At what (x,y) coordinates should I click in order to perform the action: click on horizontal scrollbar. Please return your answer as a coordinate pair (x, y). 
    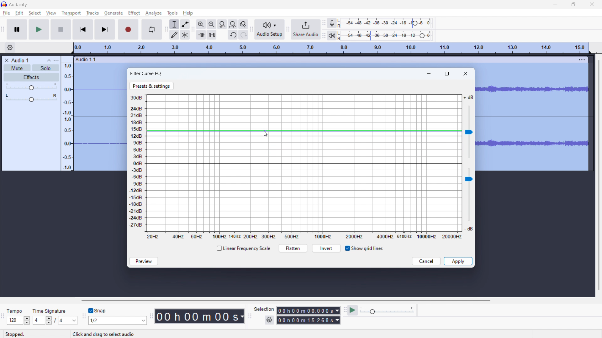
    Looking at the image, I should click on (285, 300).